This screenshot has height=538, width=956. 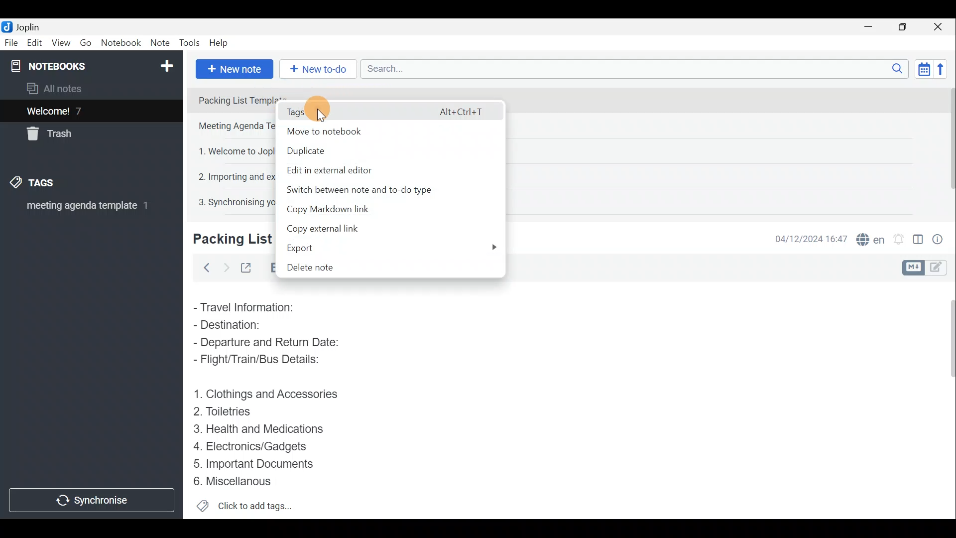 What do you see at coordinates (62, 43) in the screenshot?
I see `View` at bounding box center [62, 43].